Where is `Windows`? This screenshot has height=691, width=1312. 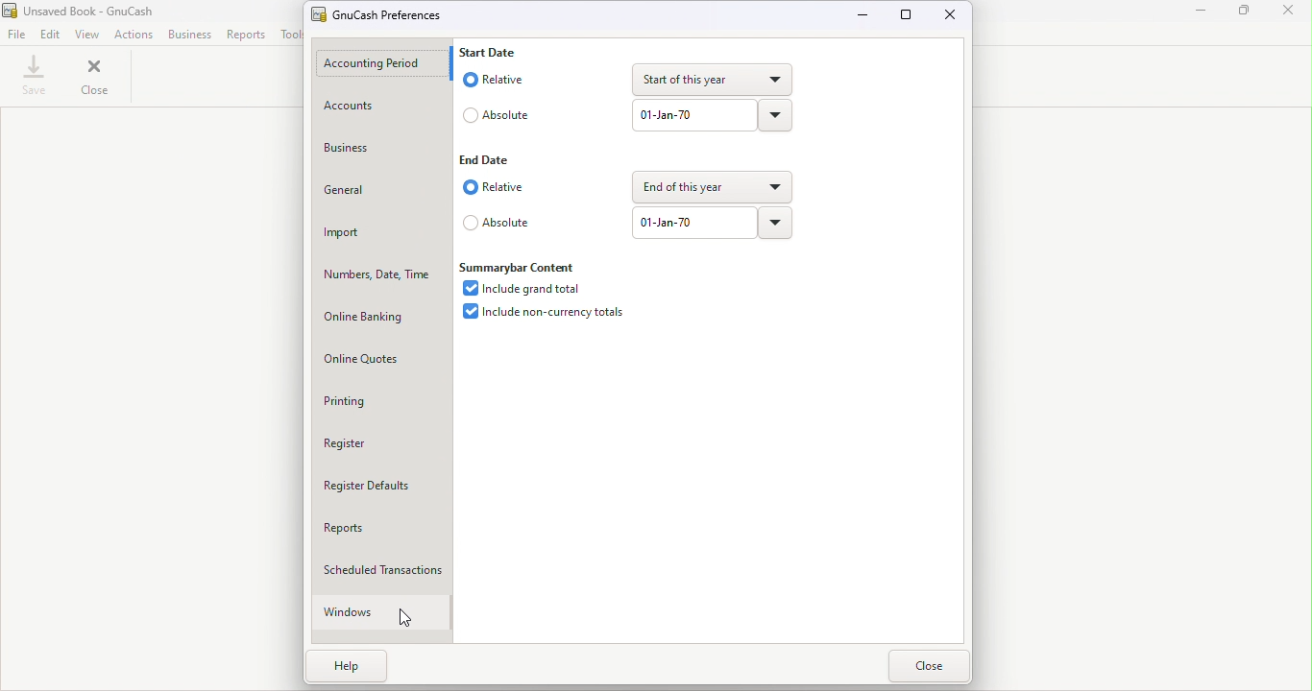 Windows is located at coordinates (377, 612).